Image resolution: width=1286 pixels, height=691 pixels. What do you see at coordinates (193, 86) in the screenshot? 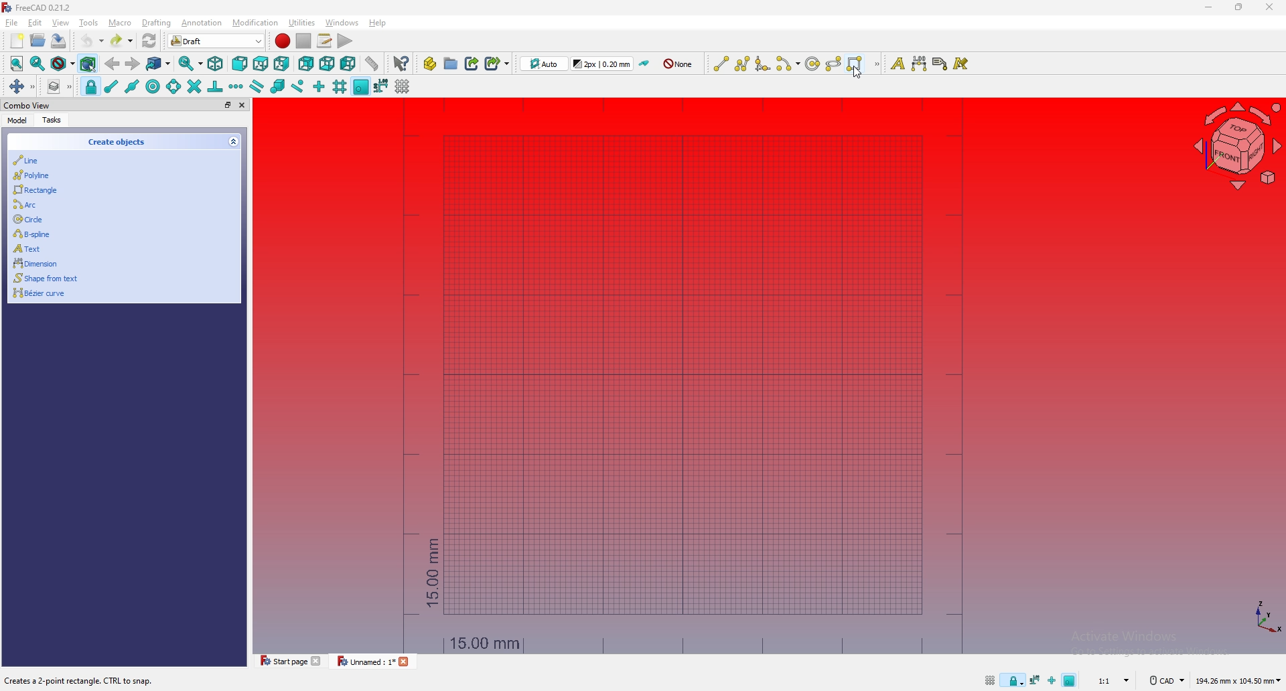
I see `snap intersection` at bounding box center [193, 86].